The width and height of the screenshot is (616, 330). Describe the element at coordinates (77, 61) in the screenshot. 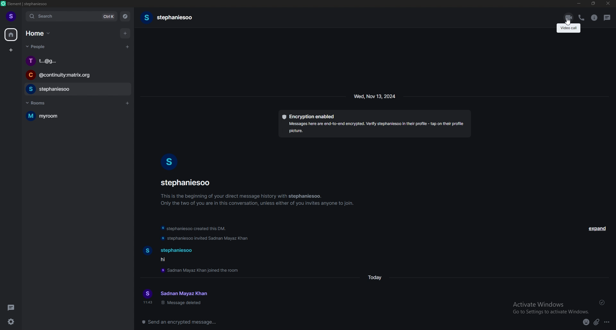

I see `chat` at that location.